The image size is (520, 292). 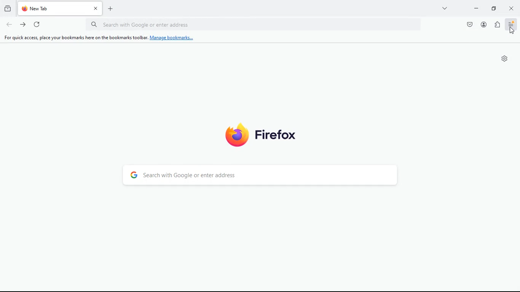 What do you see at coordinates (8, 8) in the screenshot?
I see `history` at bounding box center [8, 8].